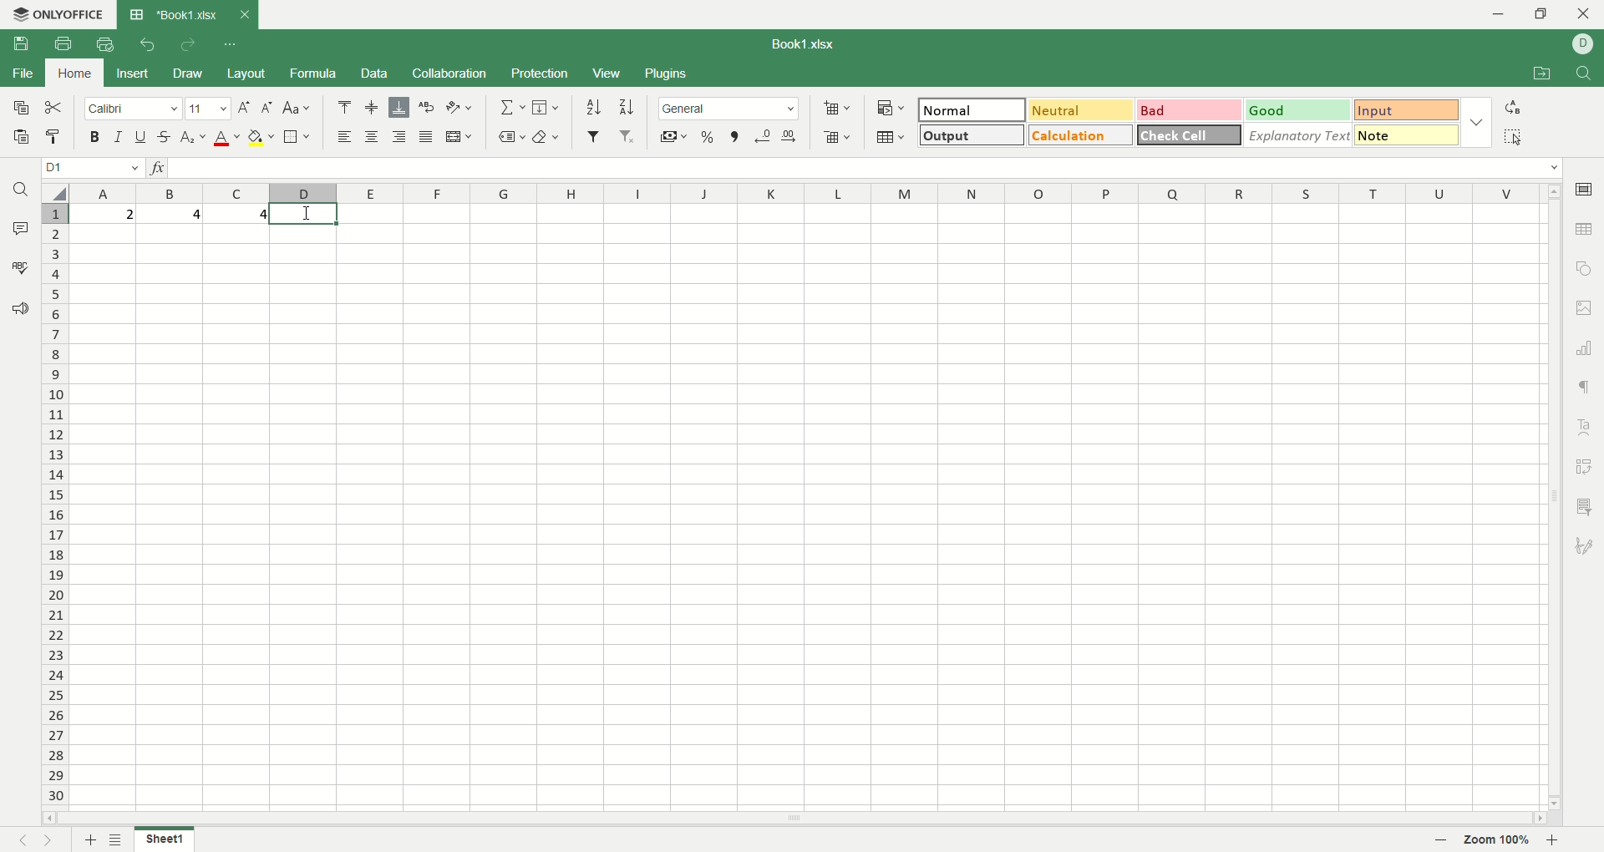 The width and height of the screenshot is (1604, 852). Describe the element at coordinates (1079, 134) in the screenshot. I see `calculation` at that location.